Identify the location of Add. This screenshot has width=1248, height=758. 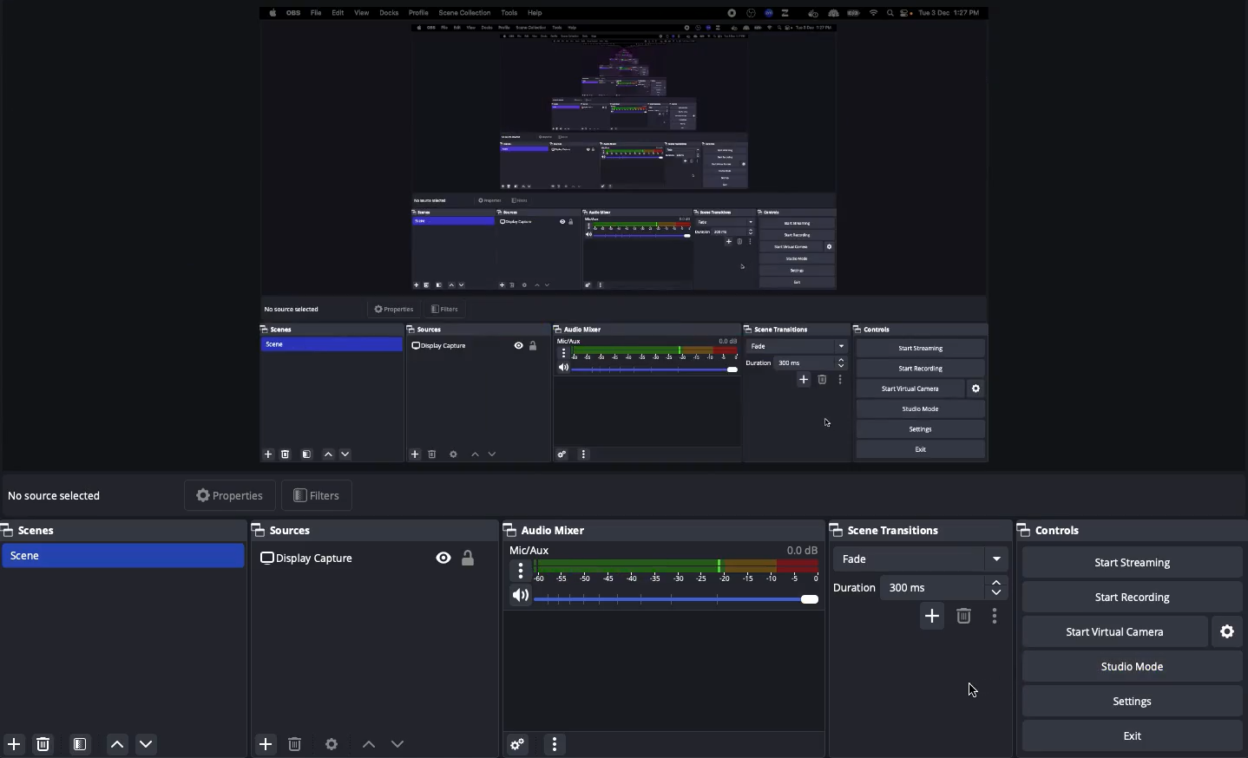
(932, 617).